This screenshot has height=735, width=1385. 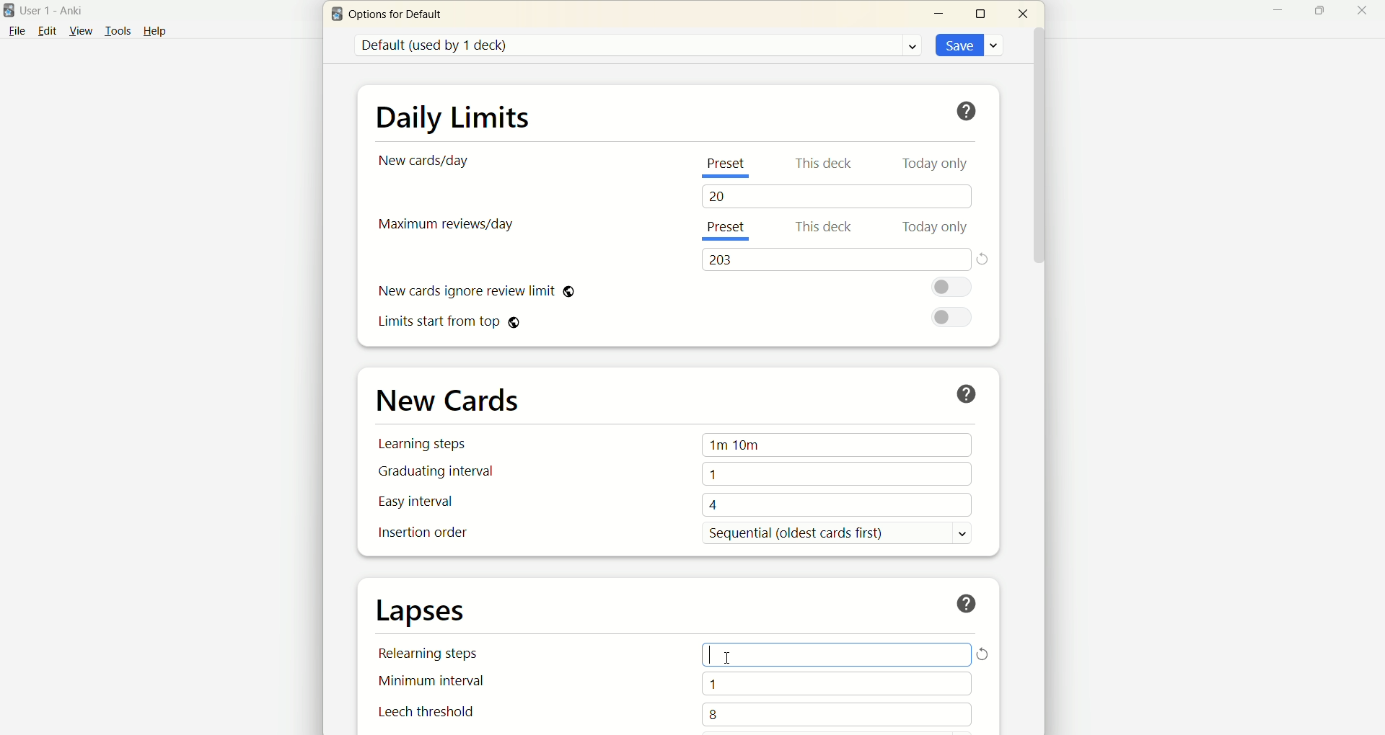 I want to click on , so click(x=839, y=655).